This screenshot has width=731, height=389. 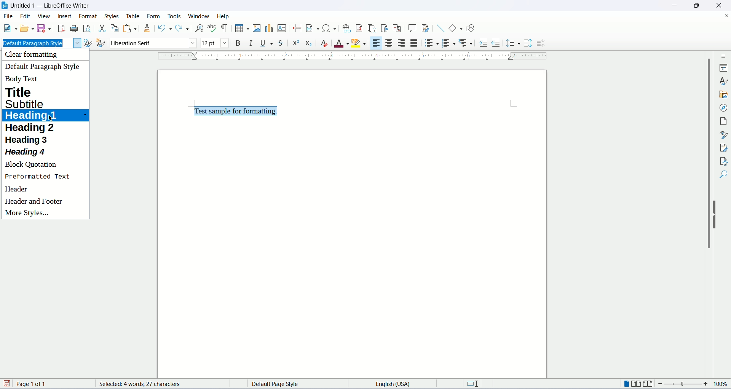 I want to click on window, so click(x=199, y=16).